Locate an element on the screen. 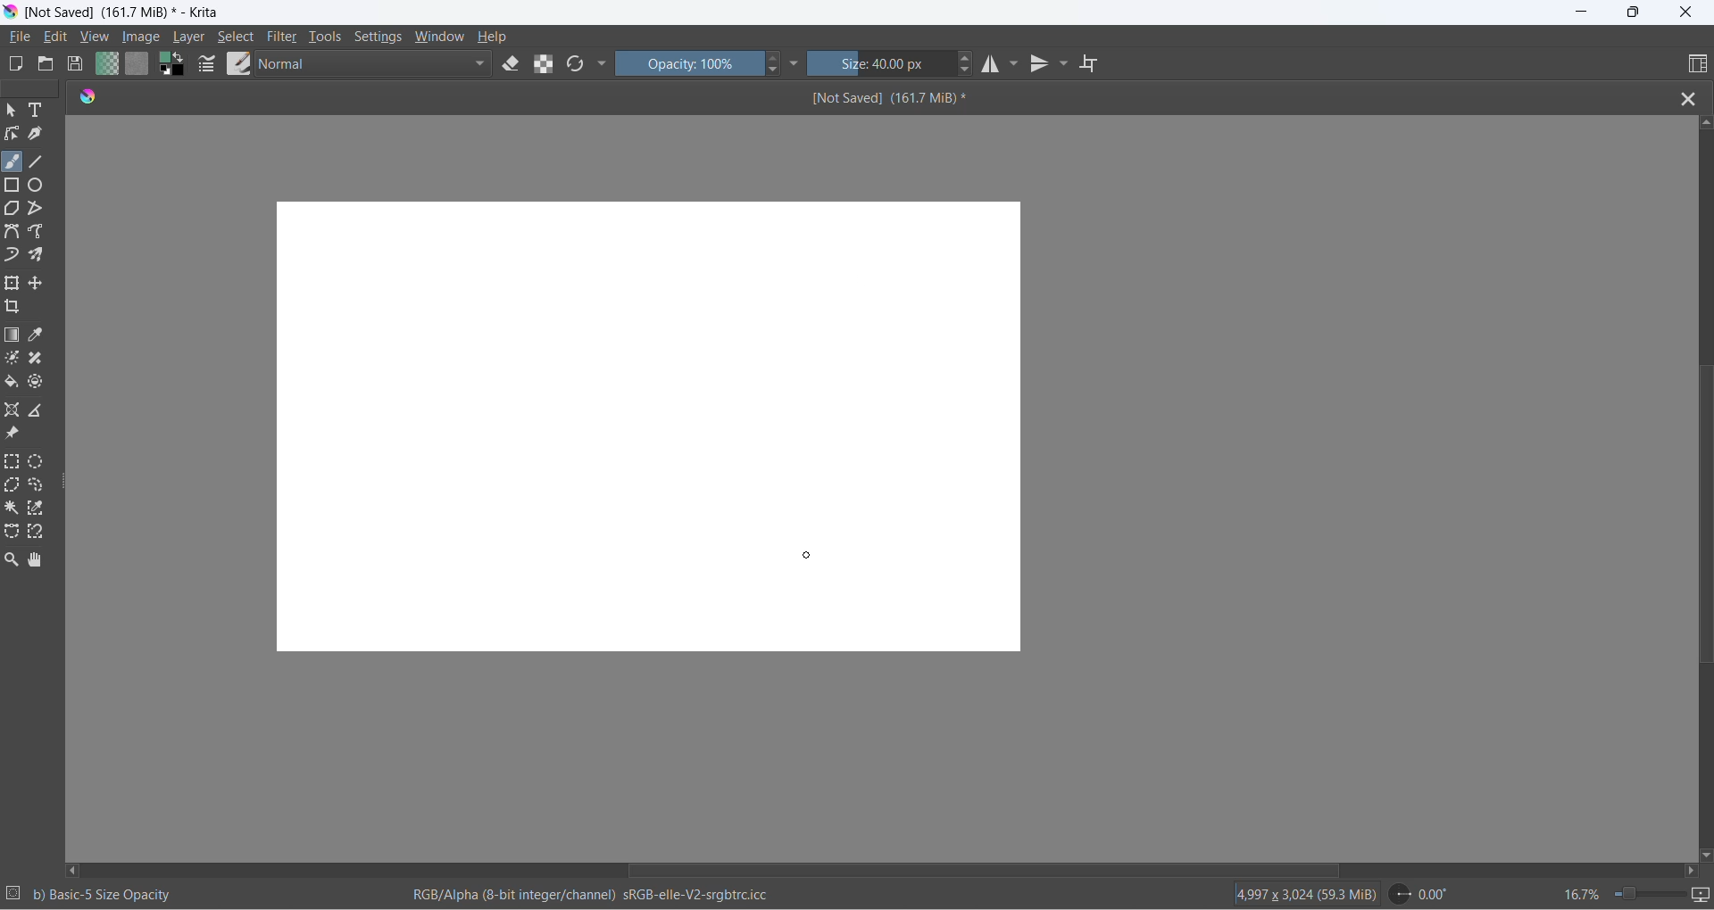  rectangle tool is located at coordinates (14, 184).